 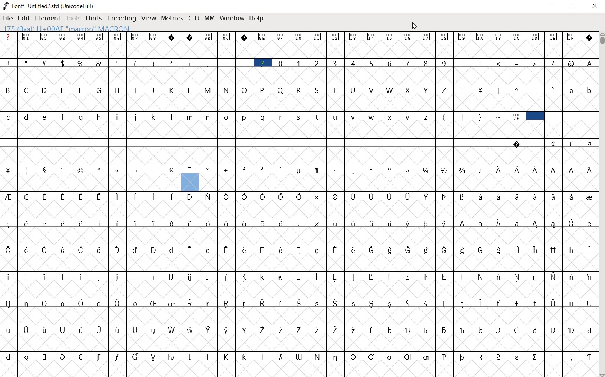 I want to click on Symbol, so click(x=173, y=330).